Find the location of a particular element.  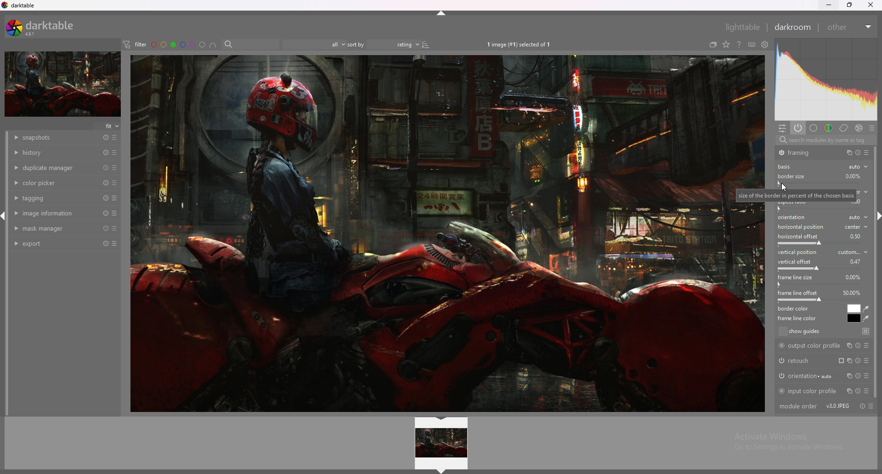

see global preferences is located at coordinates (765, 44).